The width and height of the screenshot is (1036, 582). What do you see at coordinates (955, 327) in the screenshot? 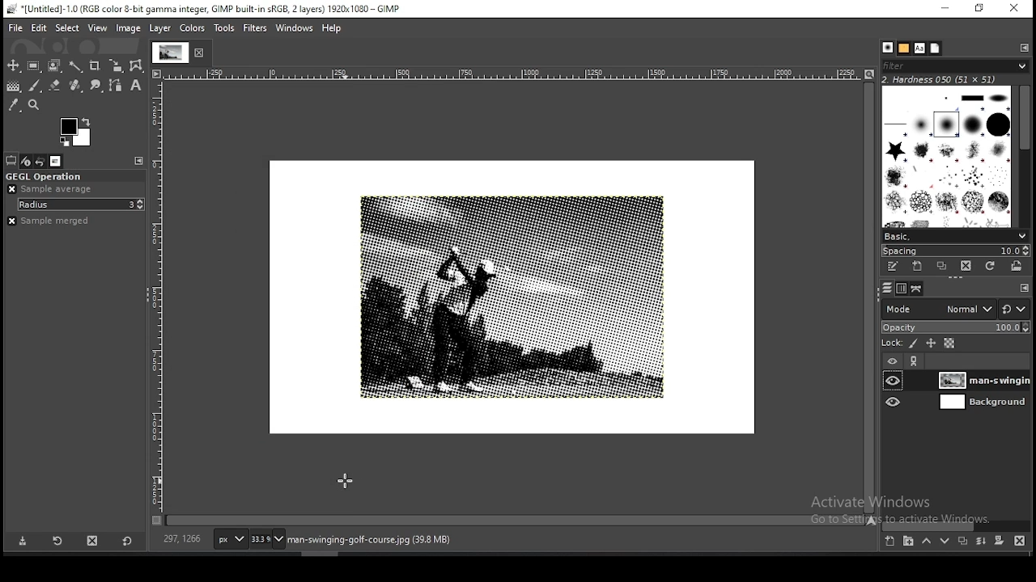
I see `opacity` at bounding box center [955, 327].